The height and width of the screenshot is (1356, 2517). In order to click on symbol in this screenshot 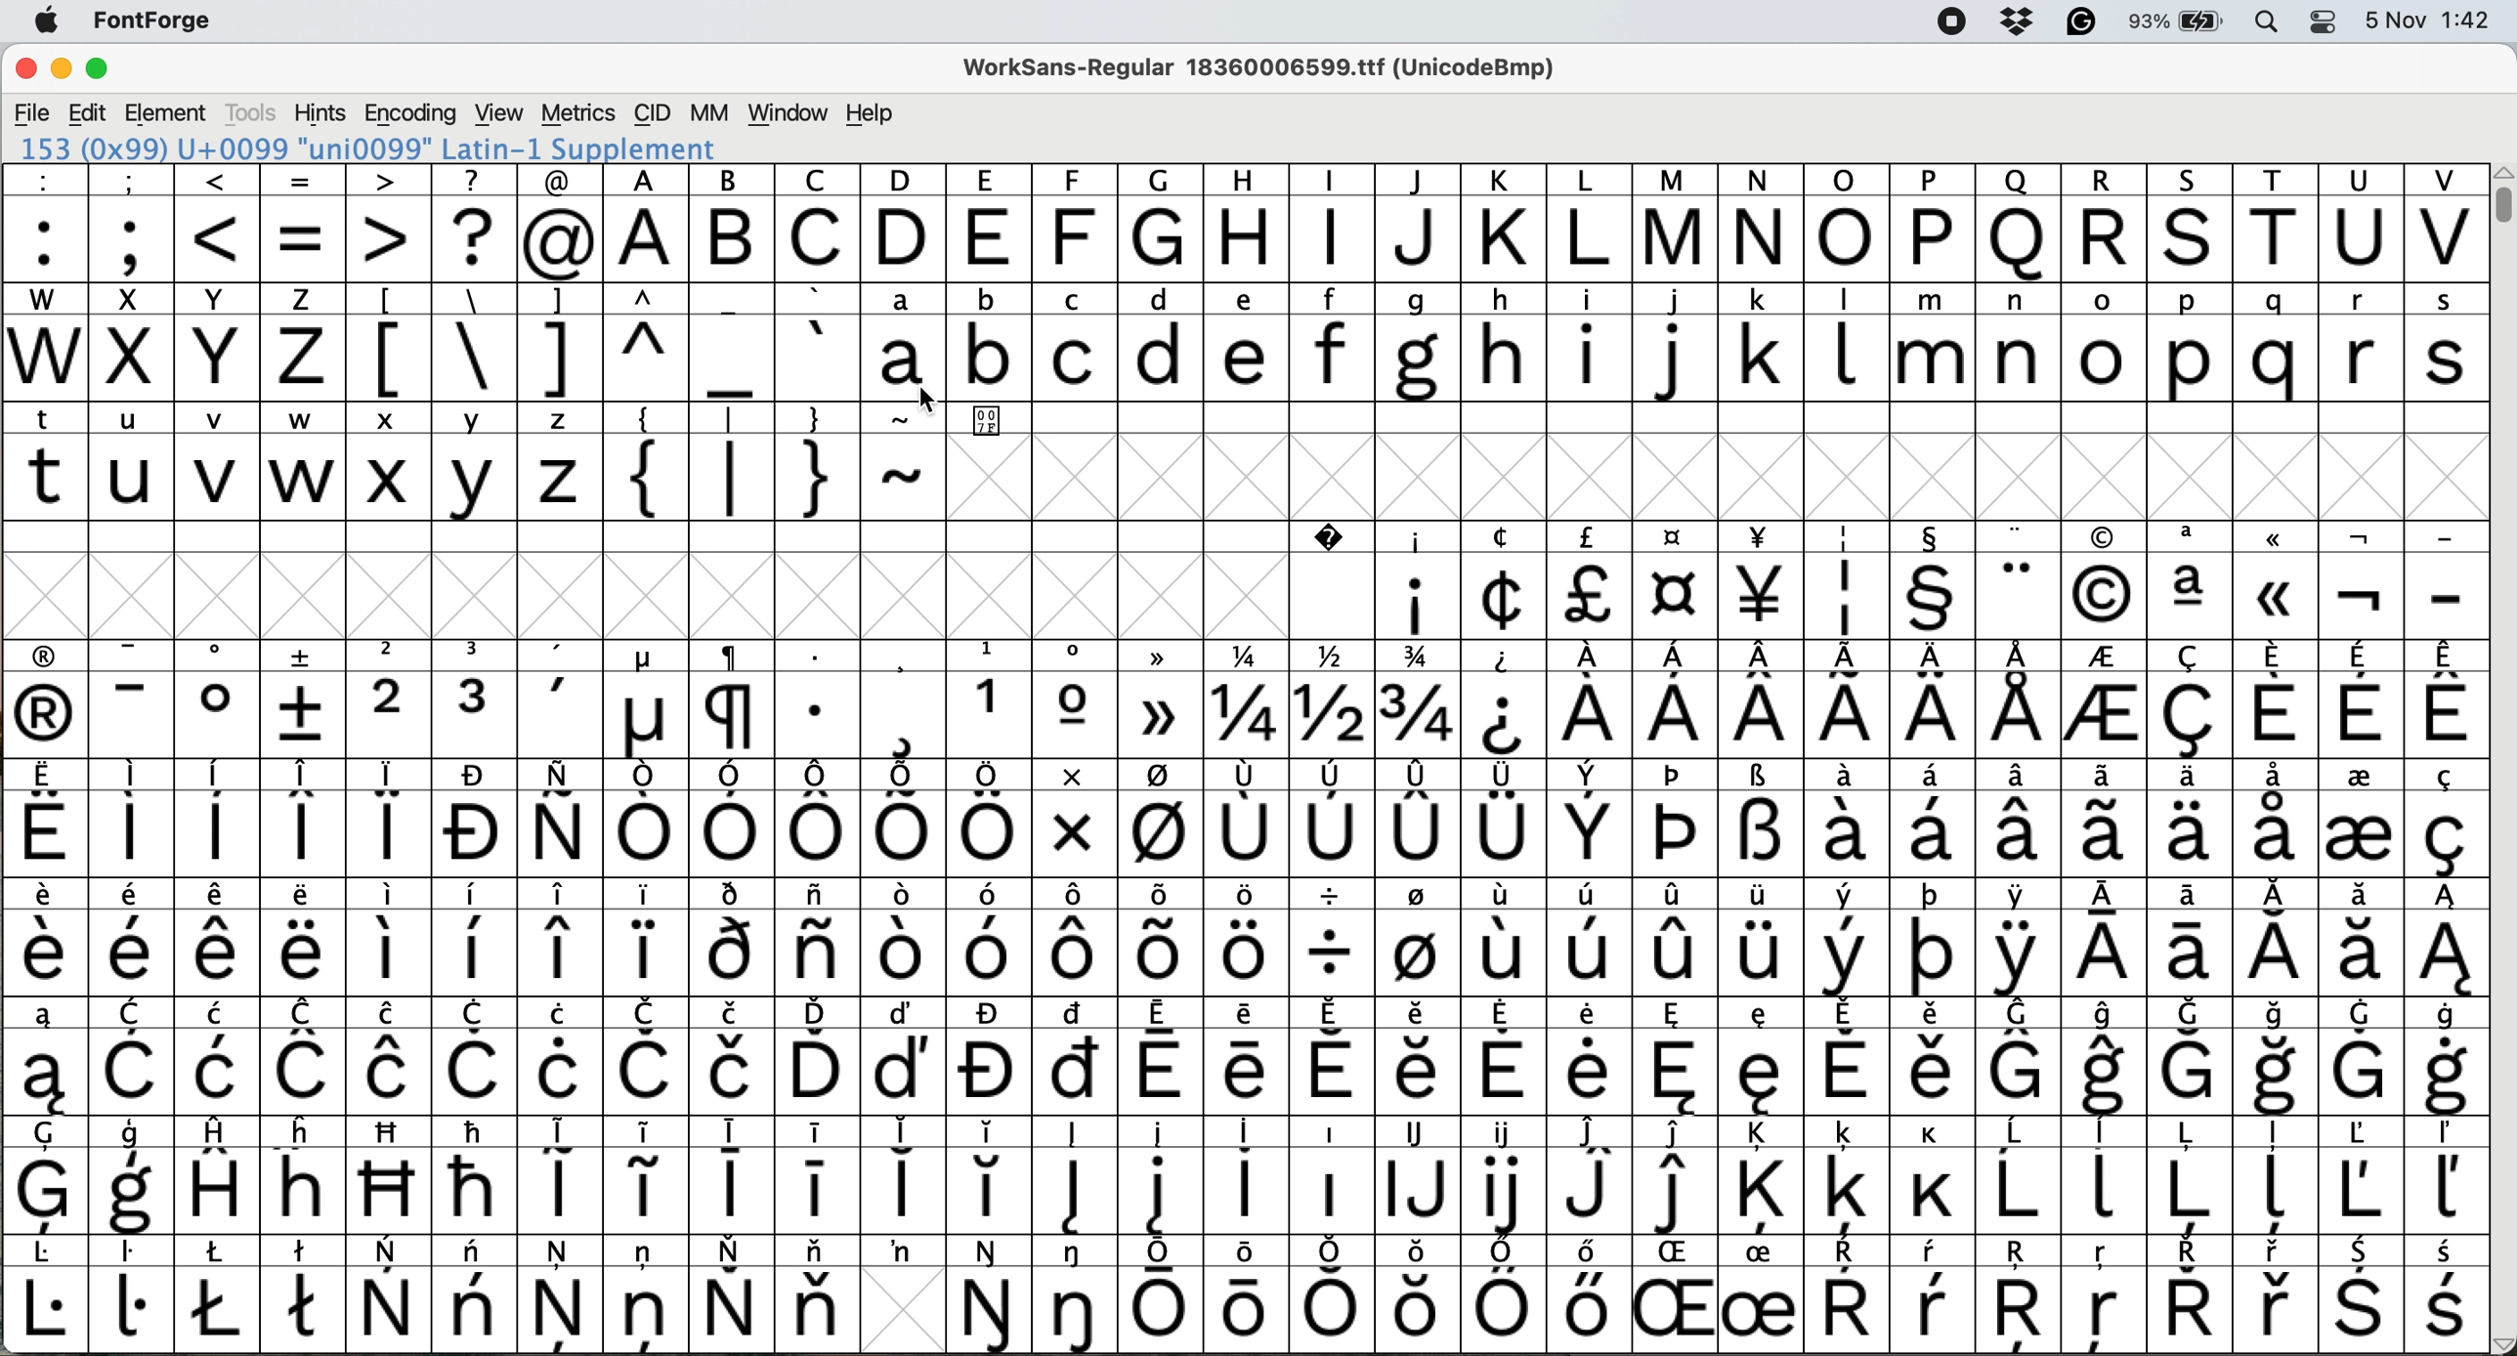, I will do `click(133, 1177)`.